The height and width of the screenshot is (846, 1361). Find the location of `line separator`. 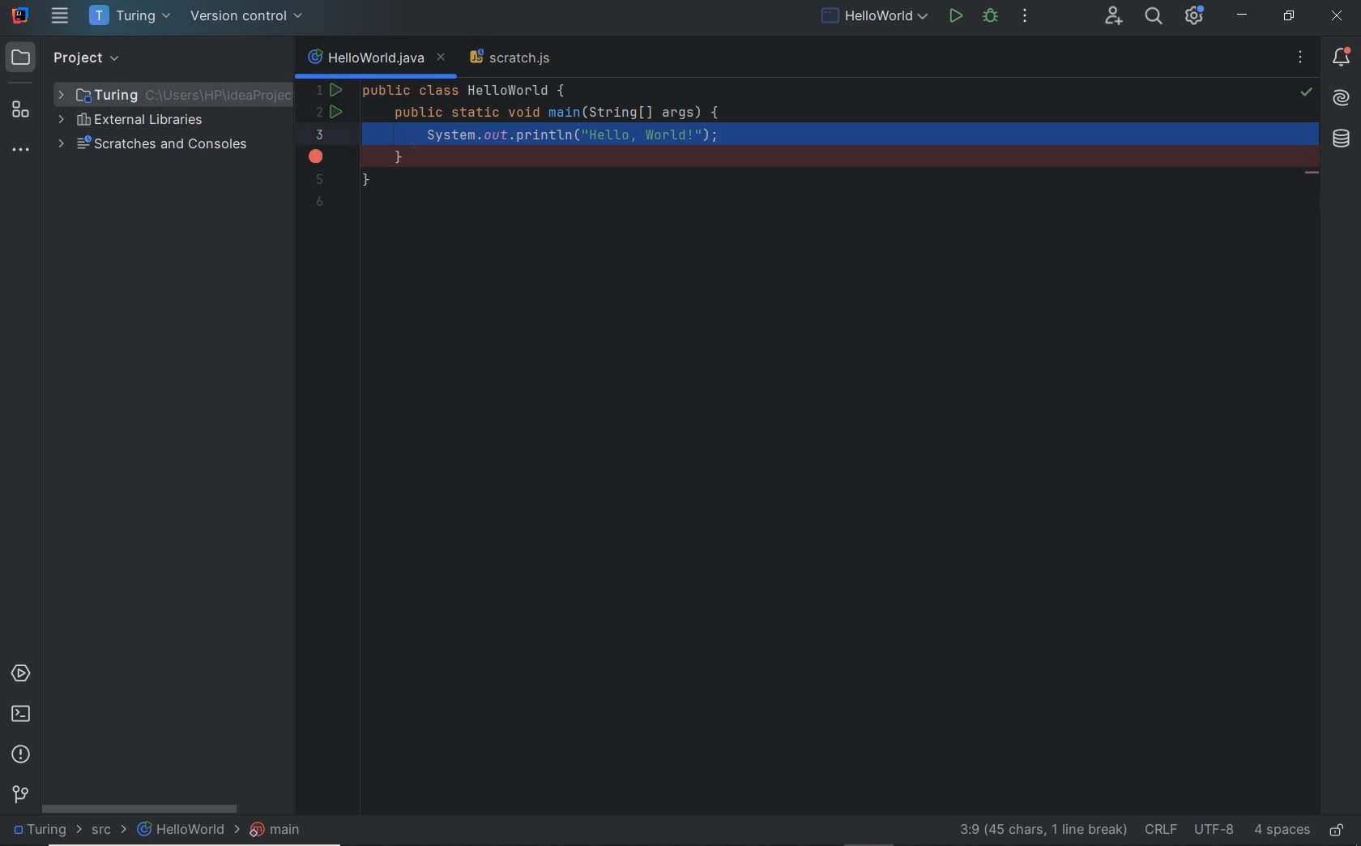

line separator is located at coordinates (1163, 828).